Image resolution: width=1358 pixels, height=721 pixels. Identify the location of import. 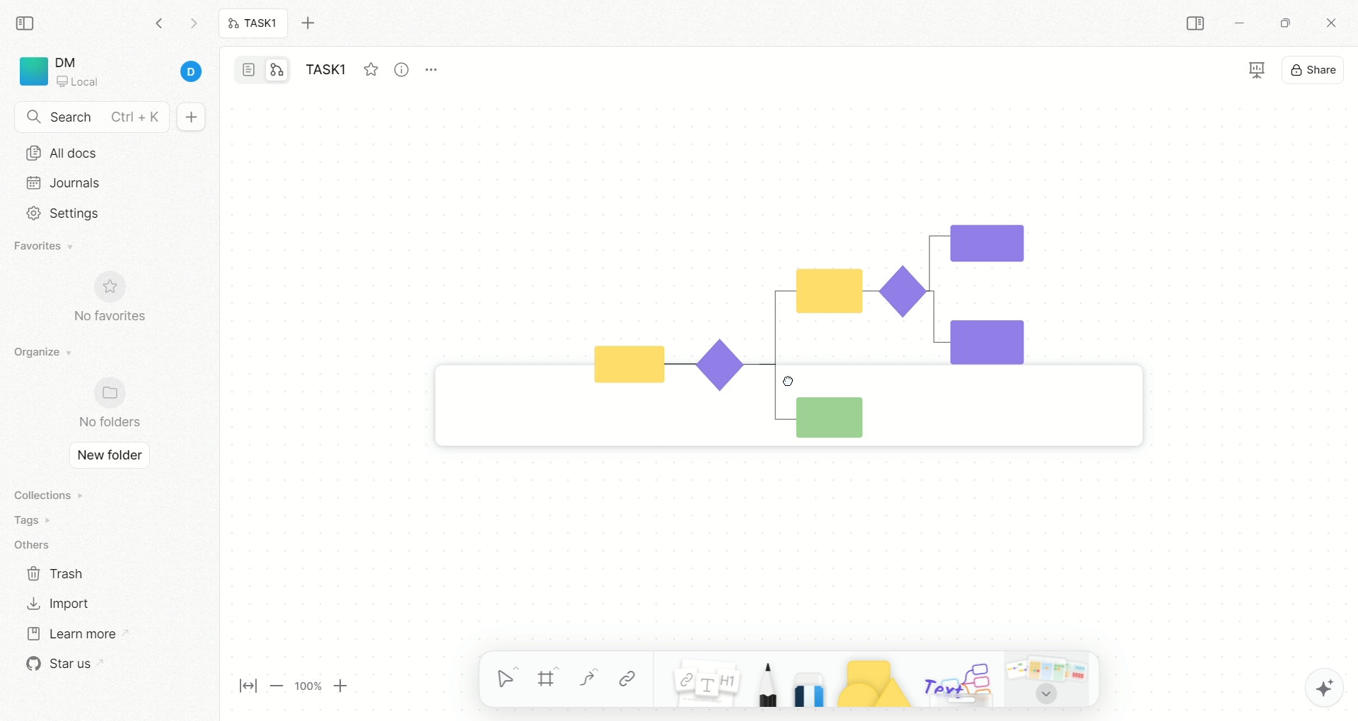
(57, 603).